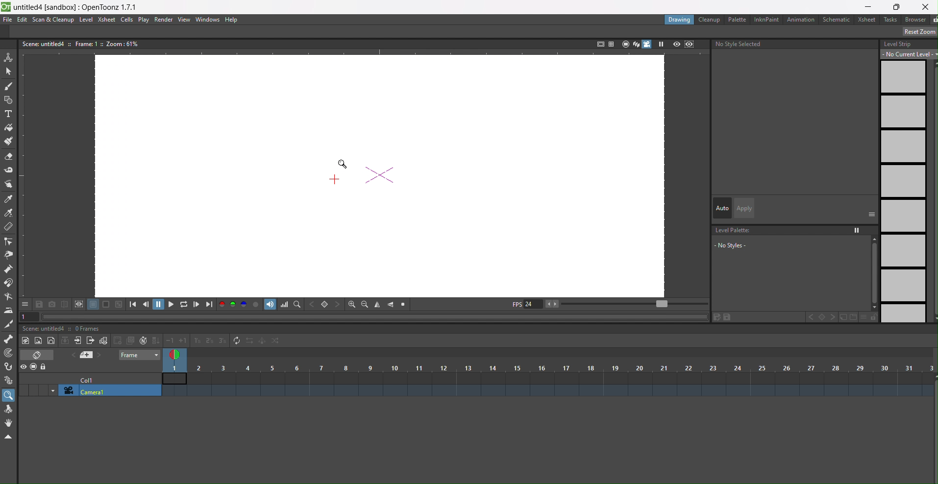 This screenshot has width=938, height=484. I want to click on , so click(244, 304).